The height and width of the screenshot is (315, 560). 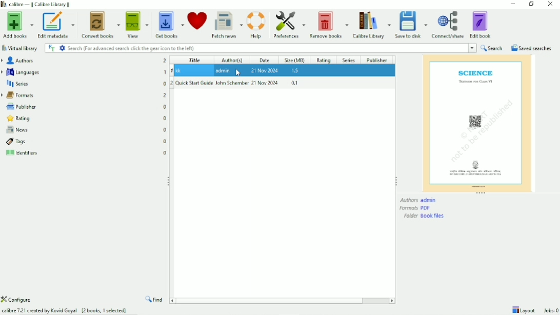 I want to click on Authors, so click(x=85, y=61).